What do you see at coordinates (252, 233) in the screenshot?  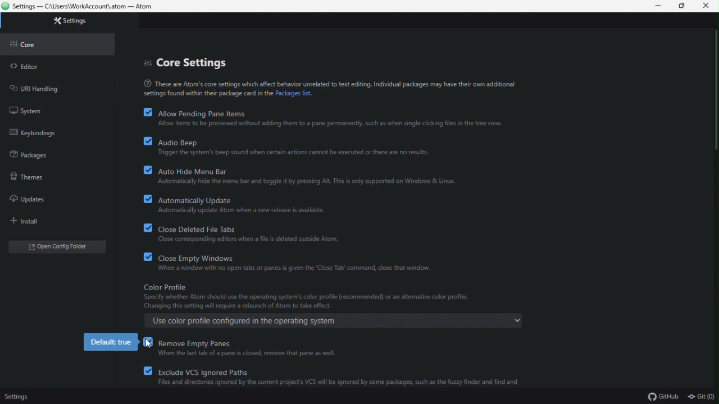 I see `close deleted file tabs` at bounding box center [252, 233].